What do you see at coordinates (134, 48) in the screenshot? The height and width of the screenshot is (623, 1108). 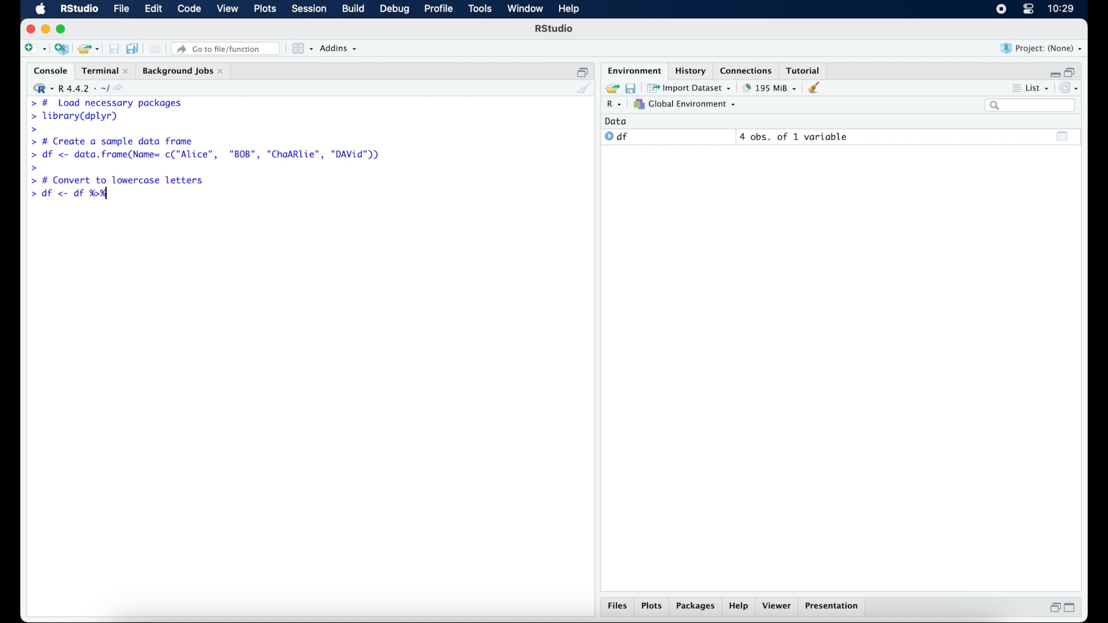 I see `save all documents ` at bounding box center [134, 48].